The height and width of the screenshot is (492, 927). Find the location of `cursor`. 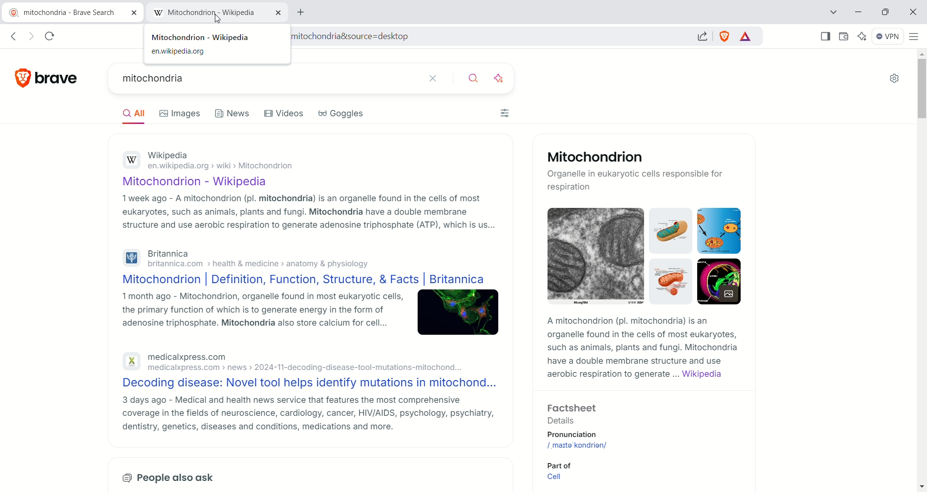

cursor is located at coordinates (218, 19).